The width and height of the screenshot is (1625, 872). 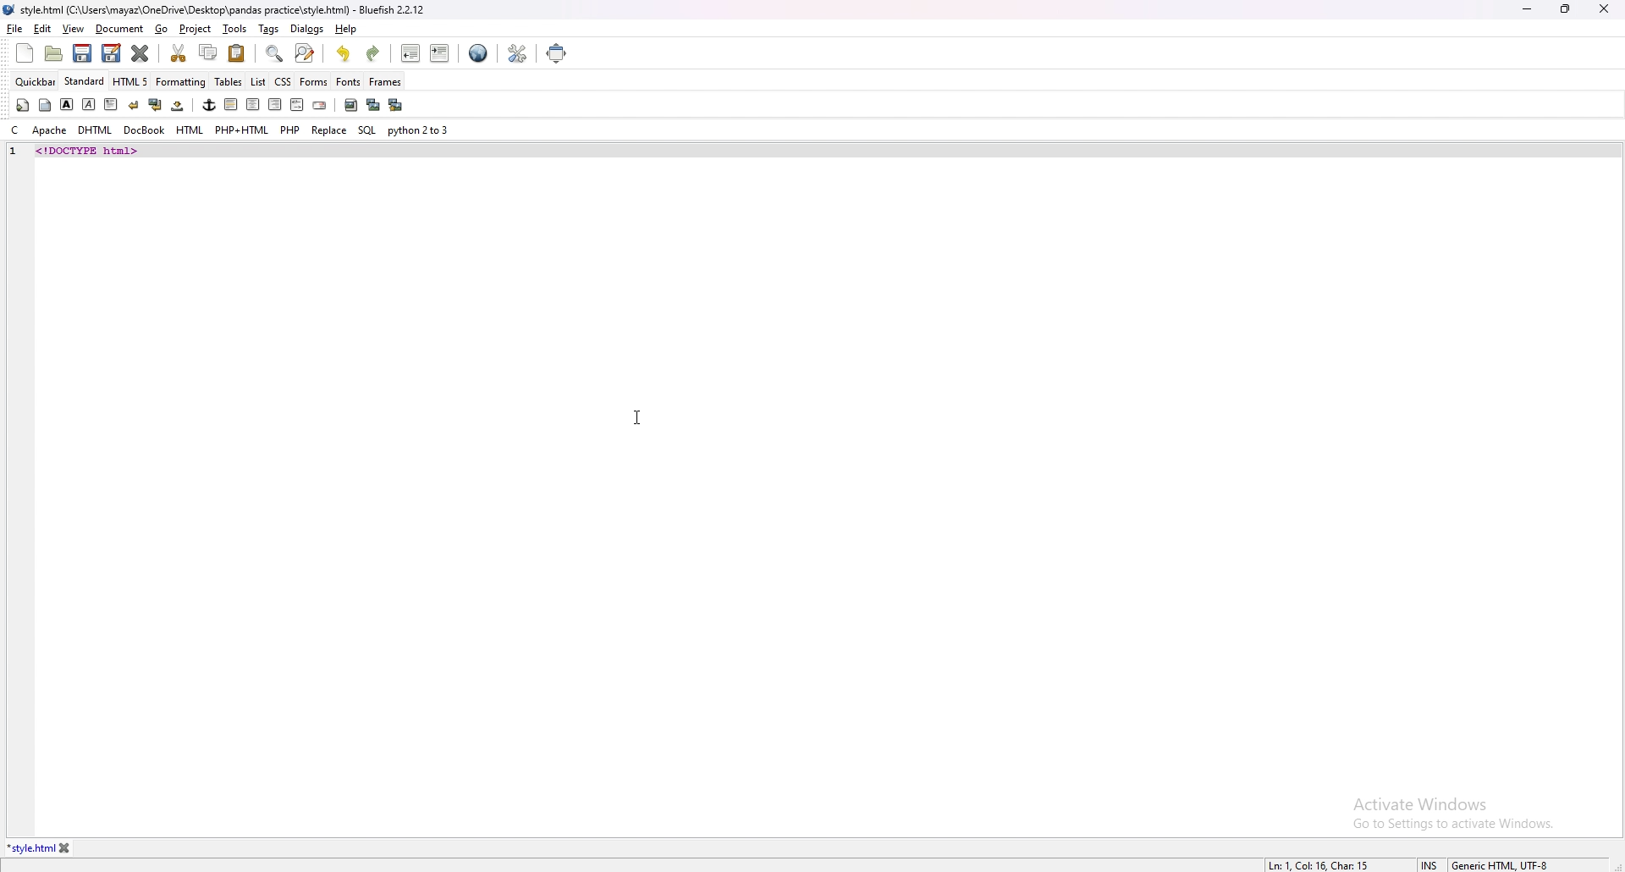 What do you see at coordinates (14, 152) in the screenshot?
I see `line number` at bounding box center [14, 152].